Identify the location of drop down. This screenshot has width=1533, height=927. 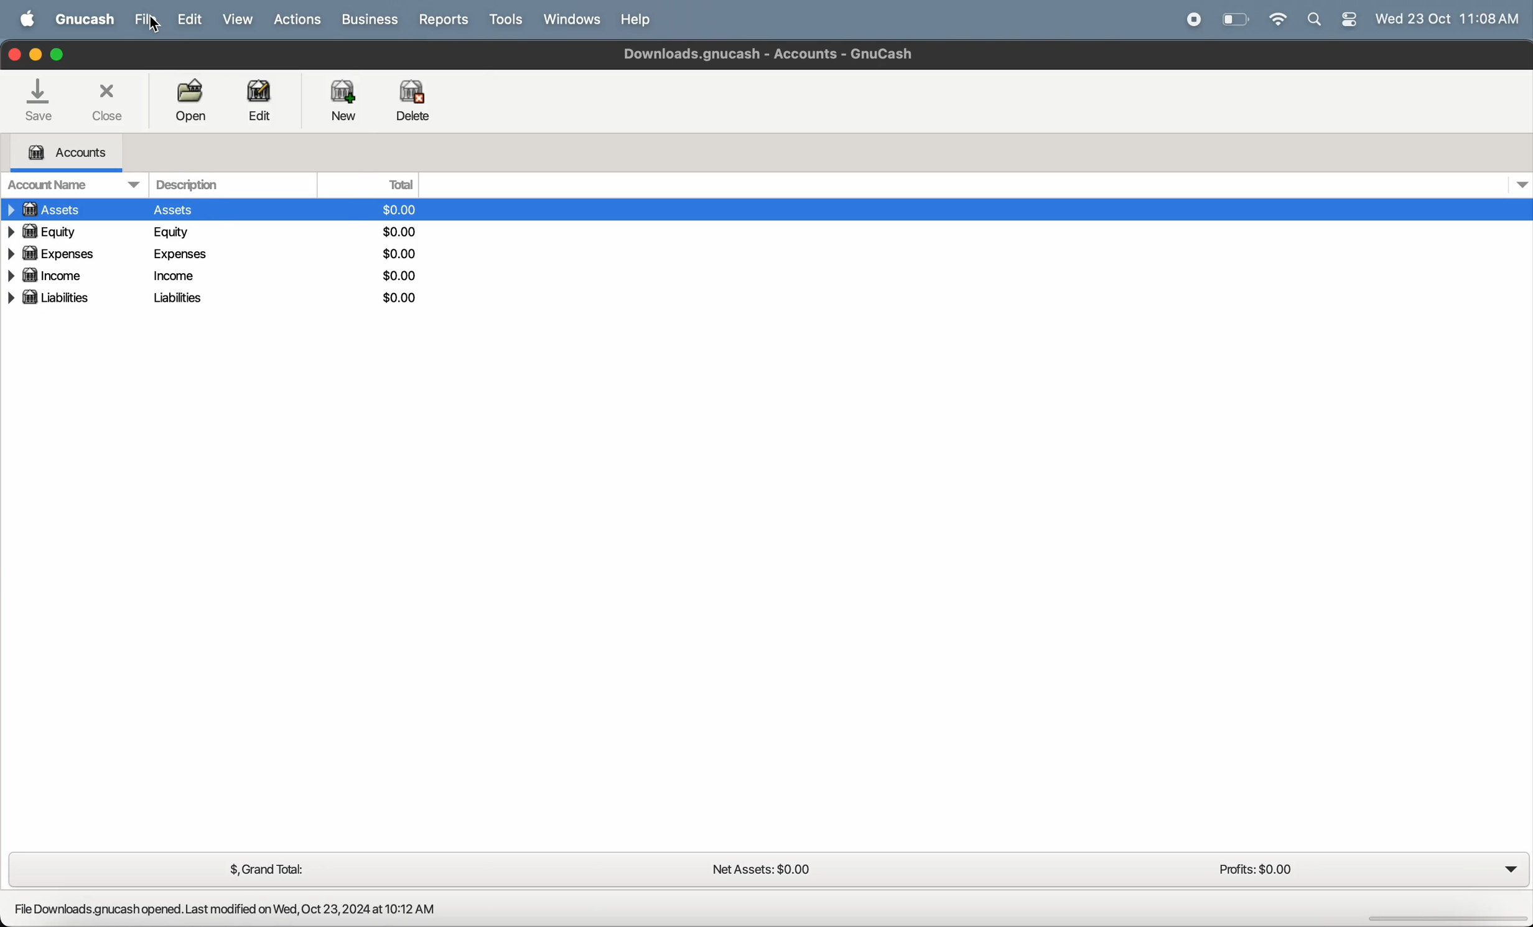
(136, 185).